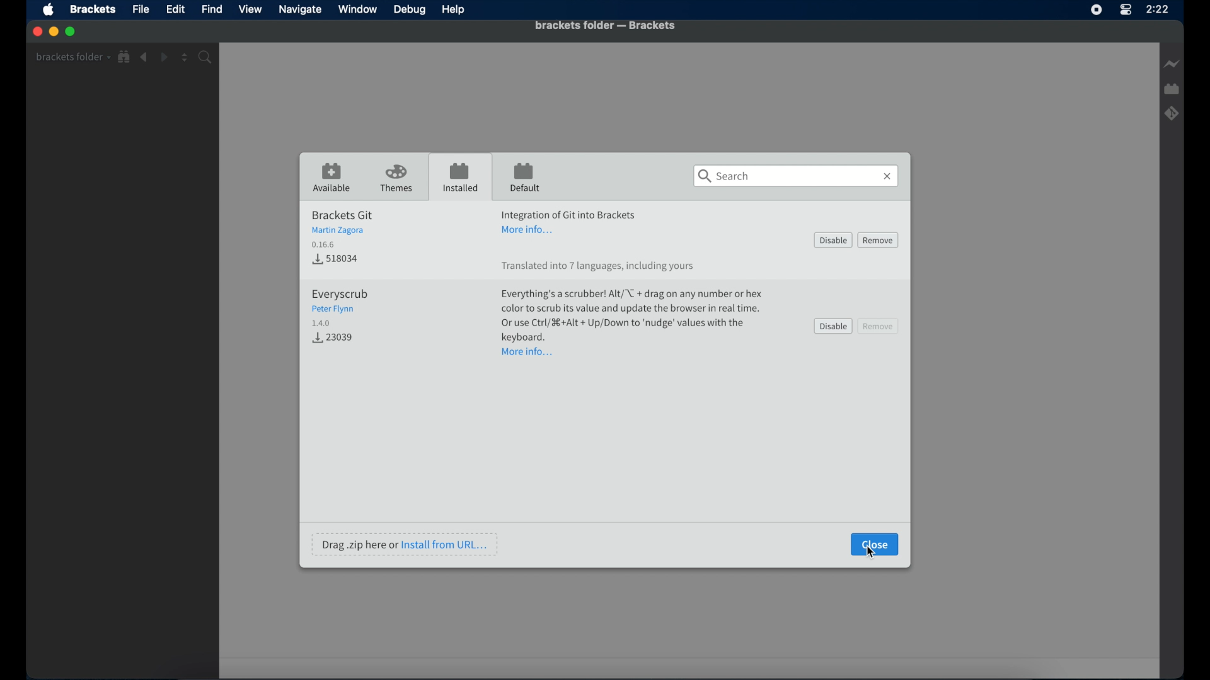 The image size is (1210, 680). What do you see at coordinates (207, 57) in the screenshot?
I see `search bar` at bounding box center [207, 57].